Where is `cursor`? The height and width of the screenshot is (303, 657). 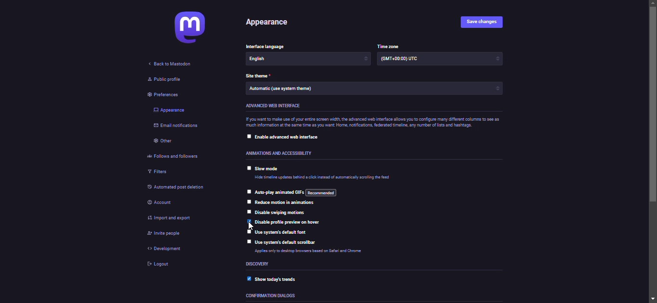 cursor is located at coordinates (249, 227).